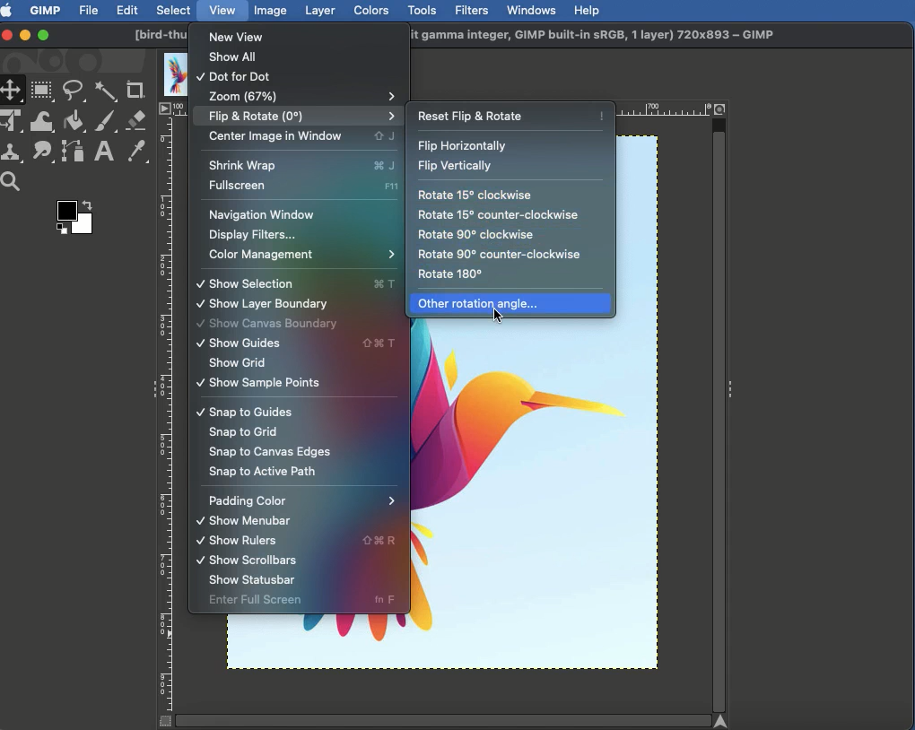 This screenshot has width=915, height=730. I want to click on Other rotation angle , so click(478, 305).